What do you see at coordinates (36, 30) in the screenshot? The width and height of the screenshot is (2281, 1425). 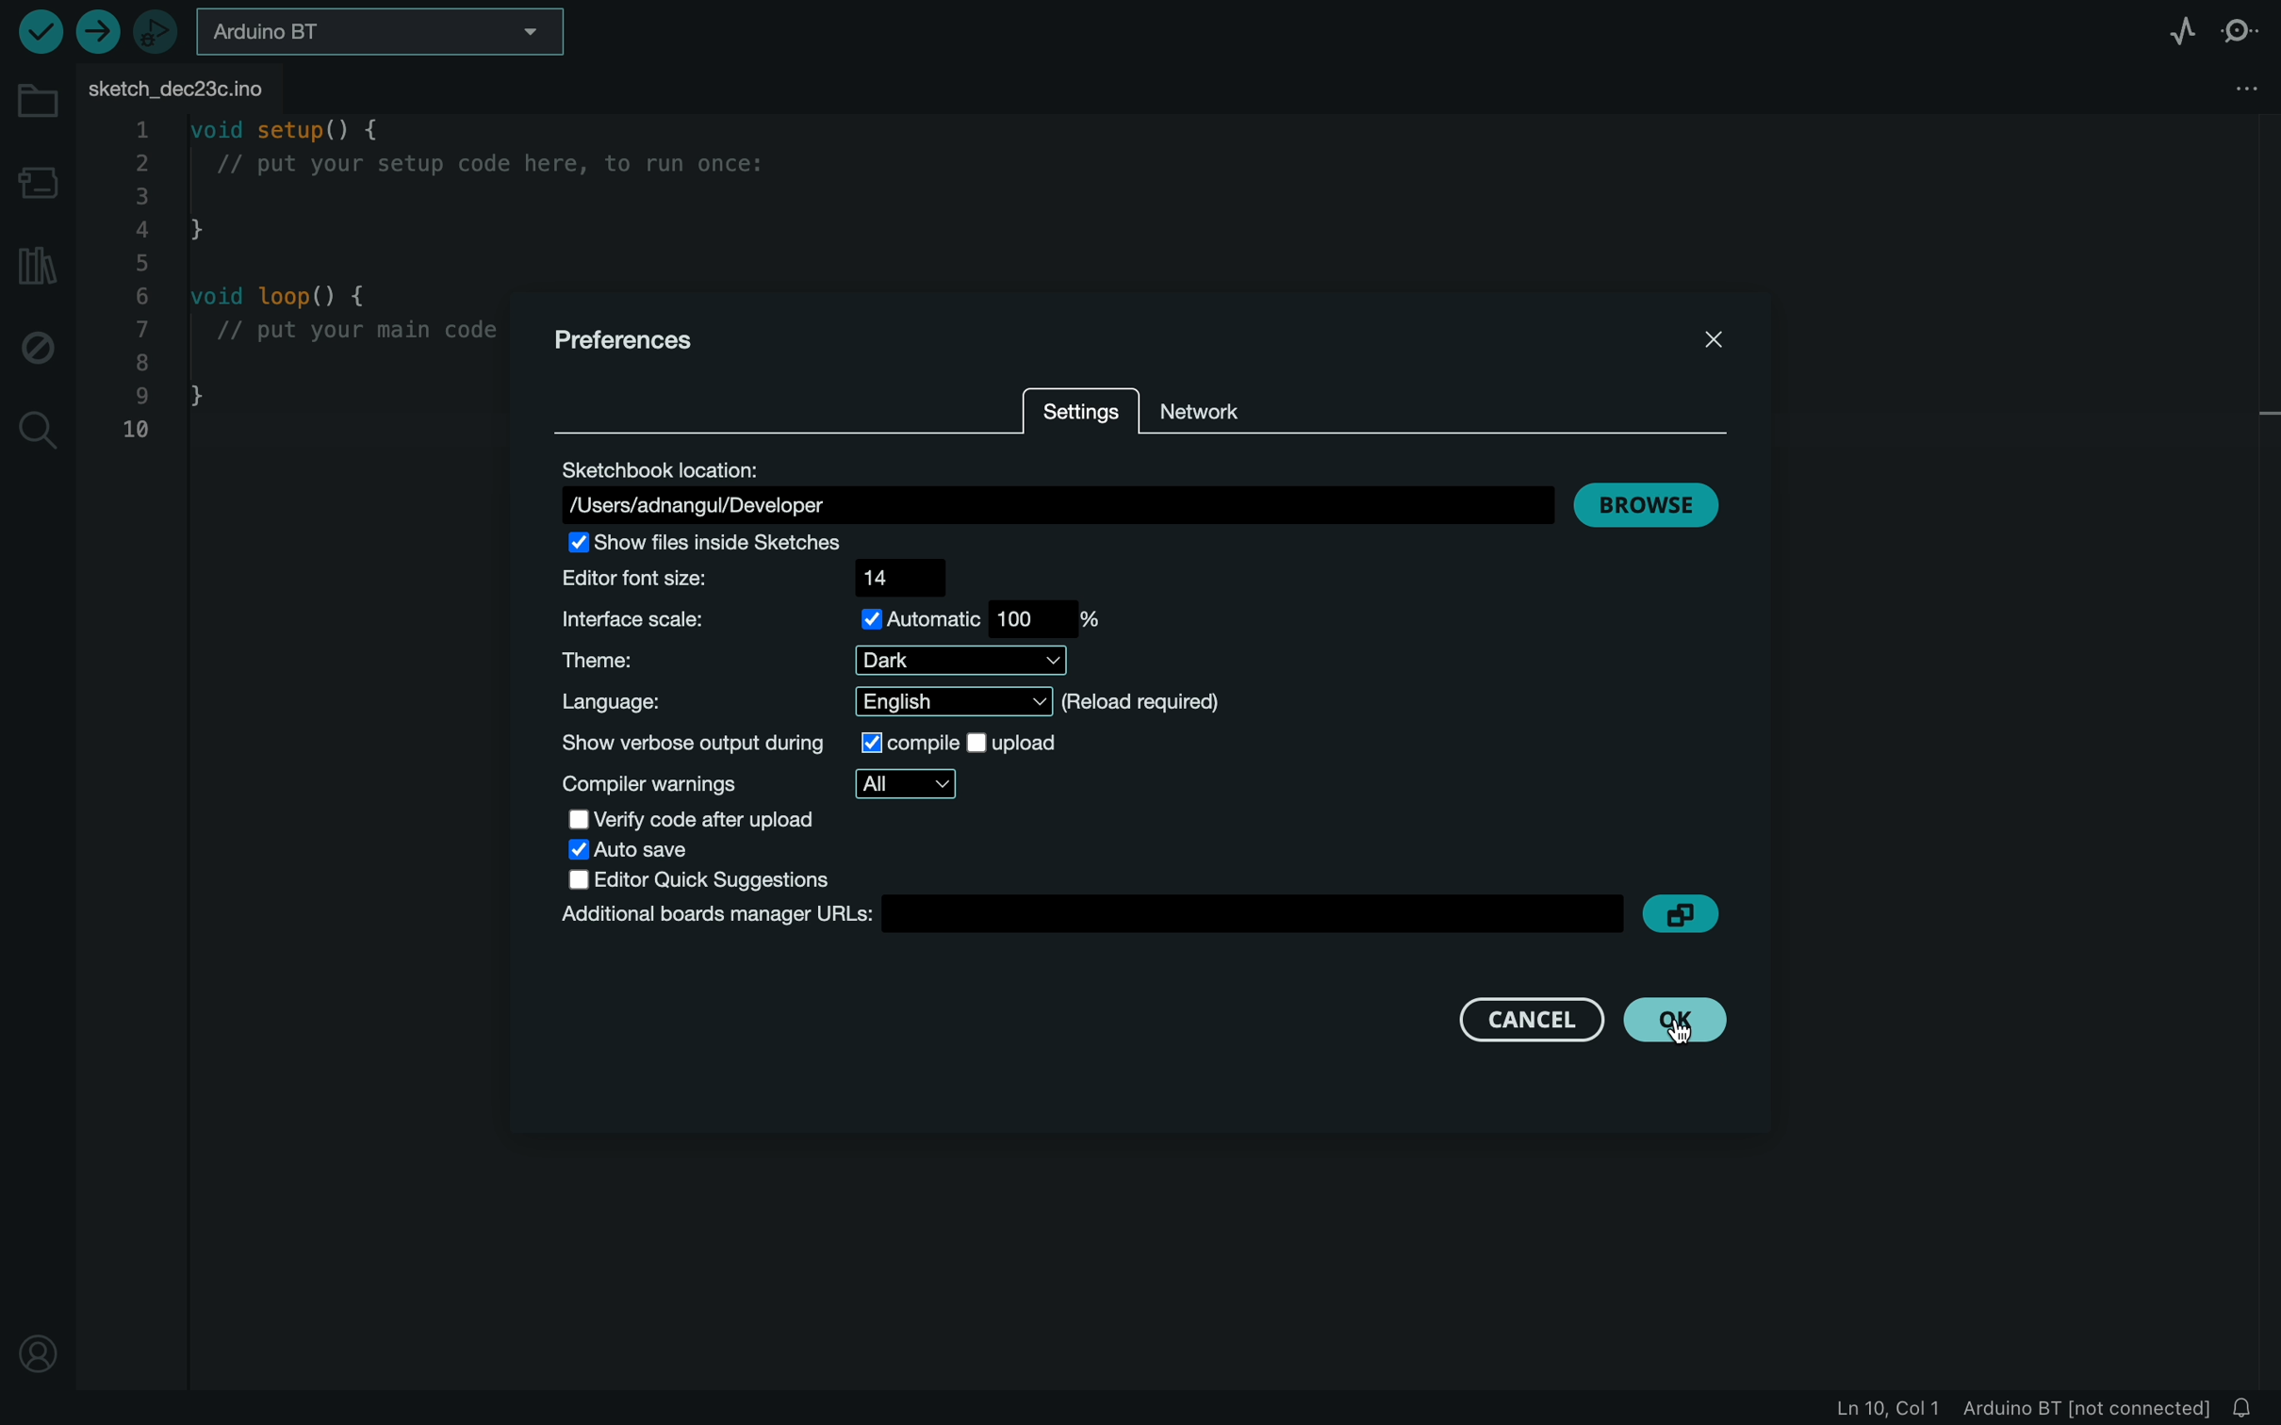 I see `verify` at bounding box center [36, 30].